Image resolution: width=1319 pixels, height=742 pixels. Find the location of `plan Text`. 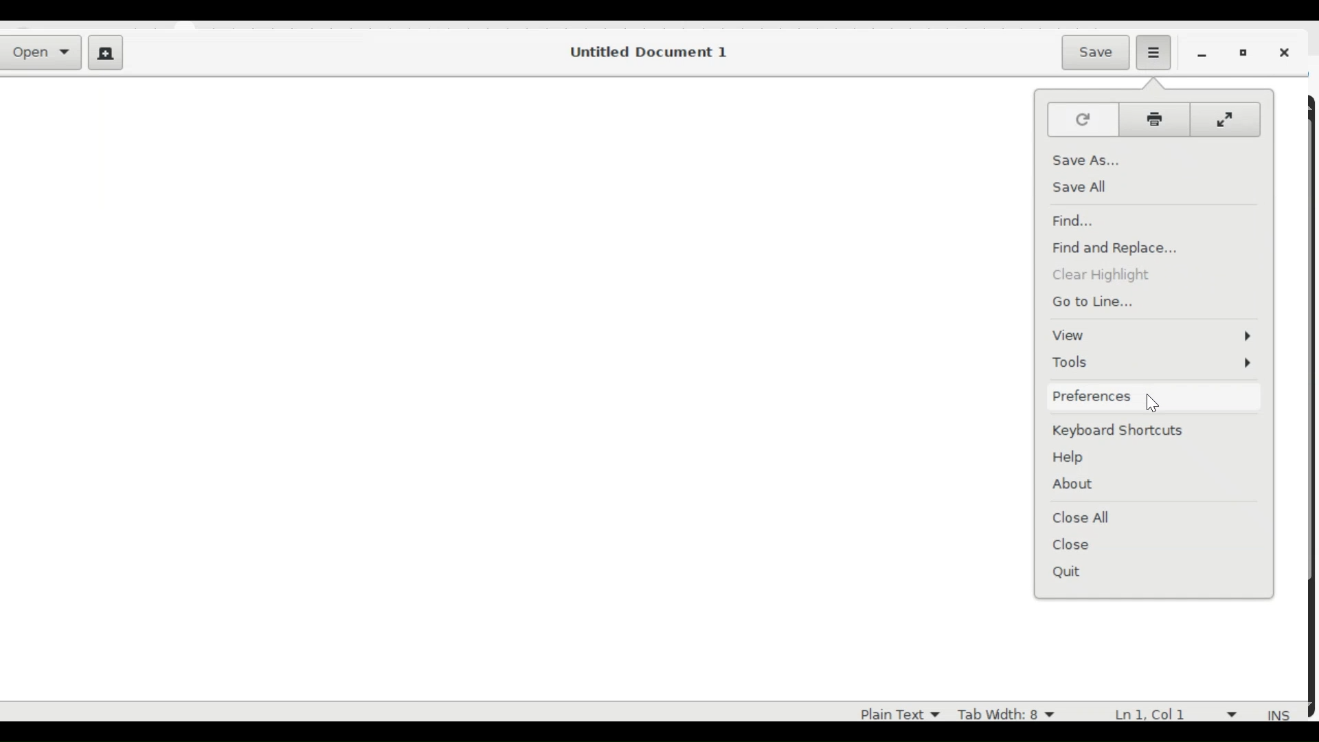

plan Text is located at coordinates (892, 712).